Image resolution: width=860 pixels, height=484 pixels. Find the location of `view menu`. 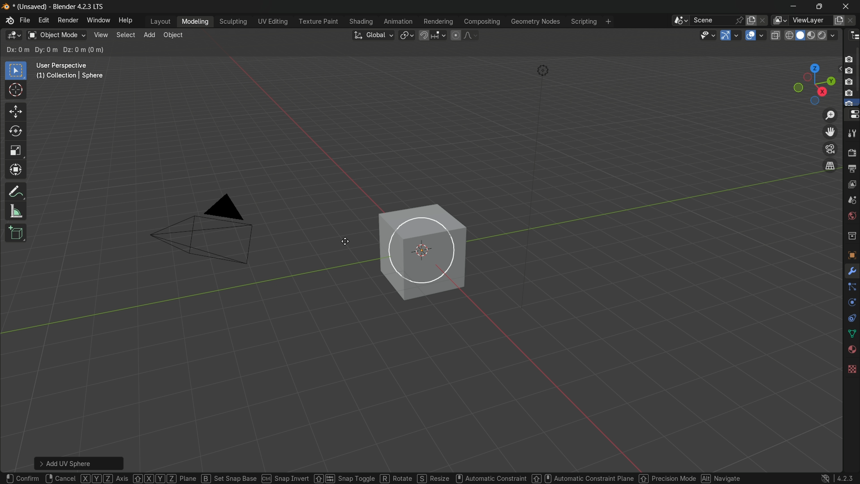

view menu is located at coordinates (101, 35).